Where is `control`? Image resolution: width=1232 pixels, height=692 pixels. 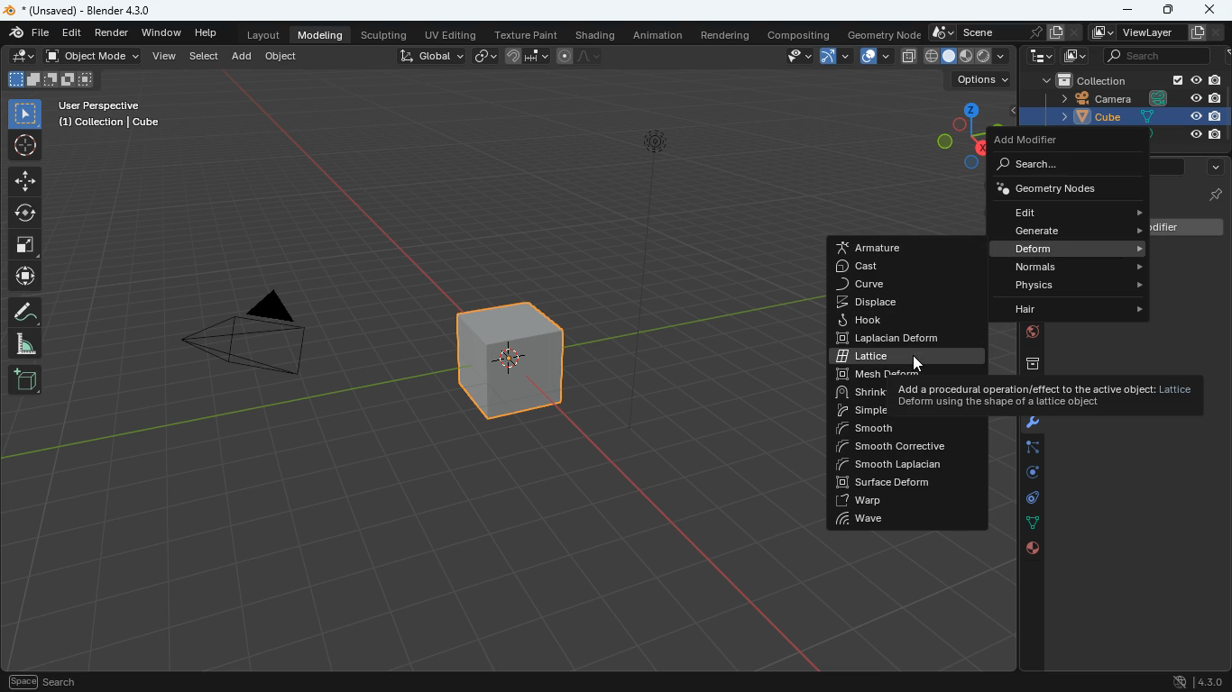 control is located at coordinates (1028, 500).